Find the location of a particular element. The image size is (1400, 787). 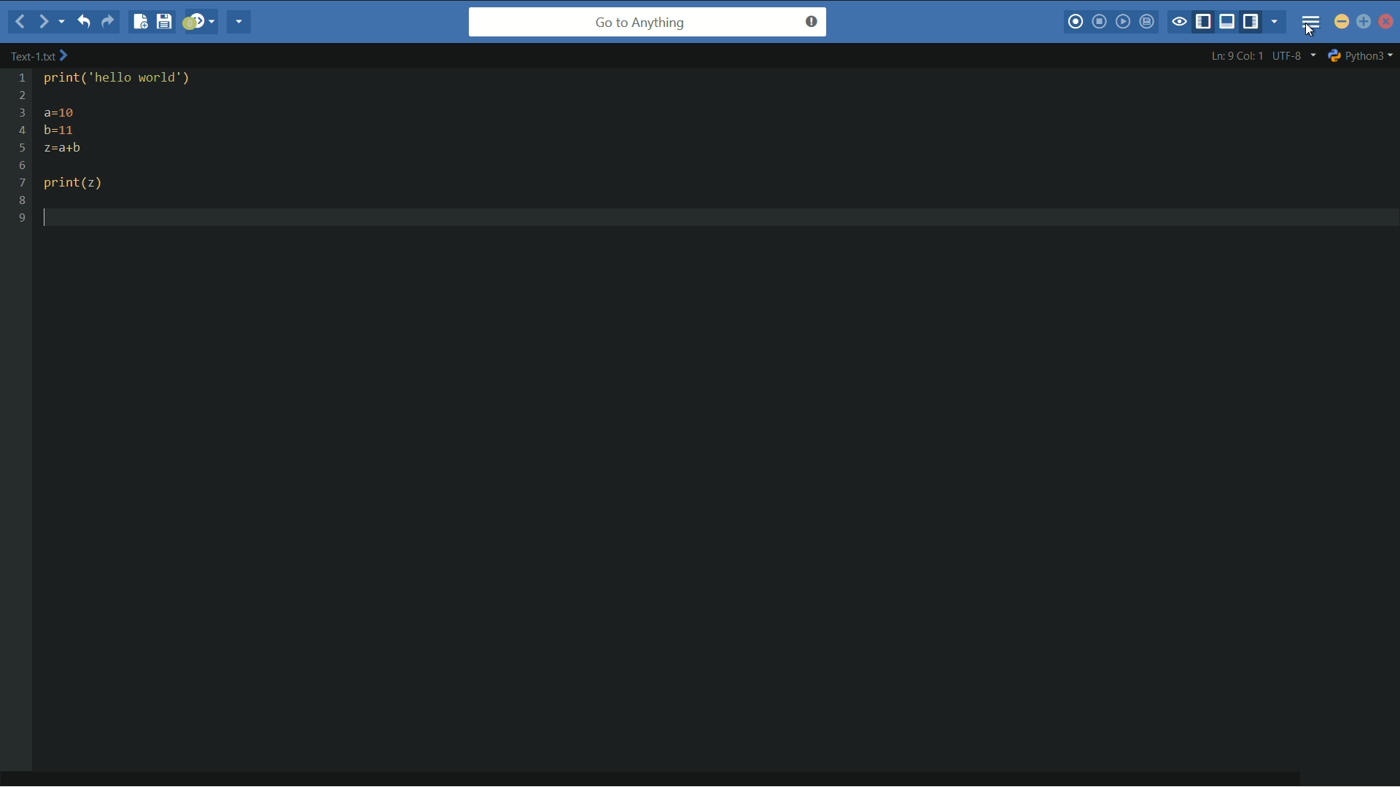

show/hide left pane is located at coordinates (1205, 21).